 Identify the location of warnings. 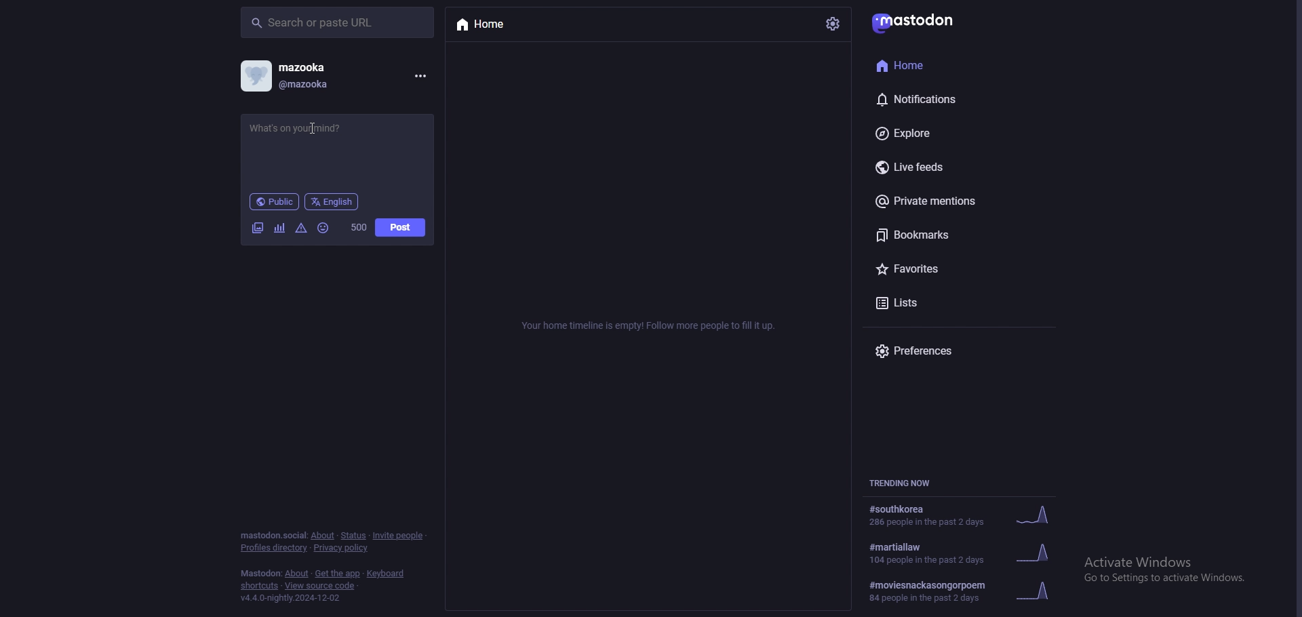
(301, 229).